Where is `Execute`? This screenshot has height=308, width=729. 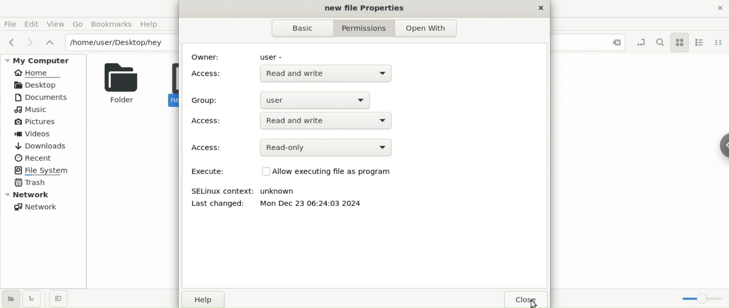
Execute is located at coordinates (207, 174).